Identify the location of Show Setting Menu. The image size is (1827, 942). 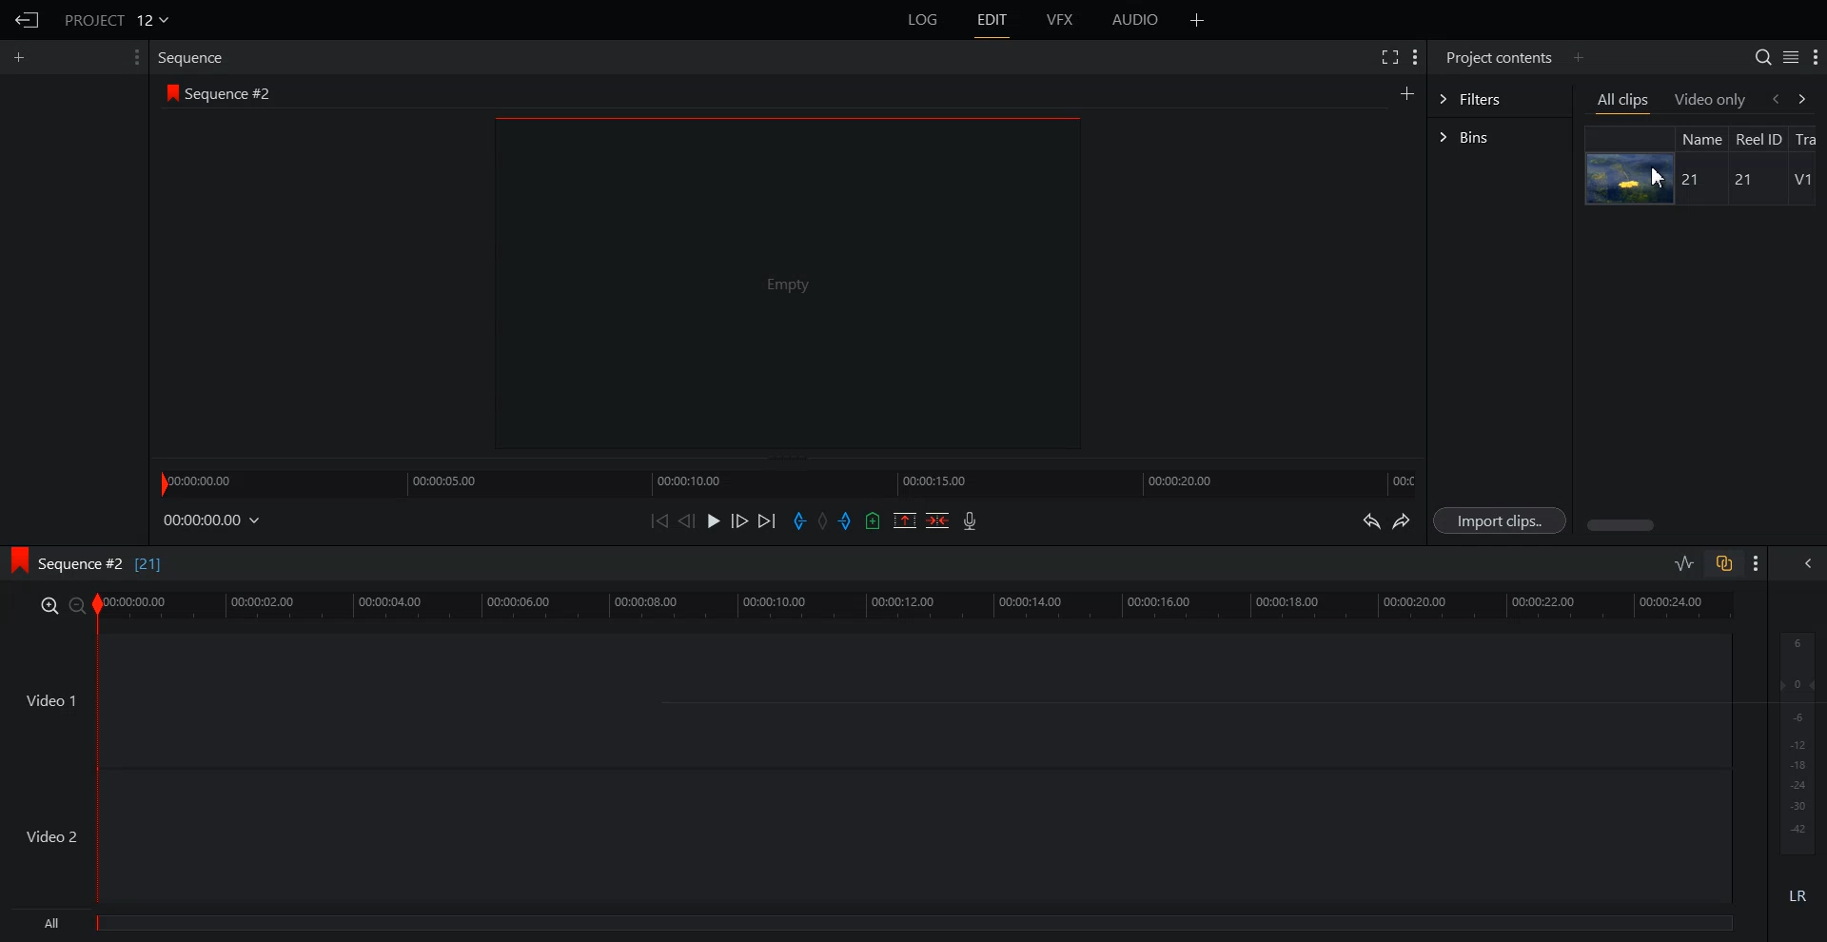
(1416, 59).